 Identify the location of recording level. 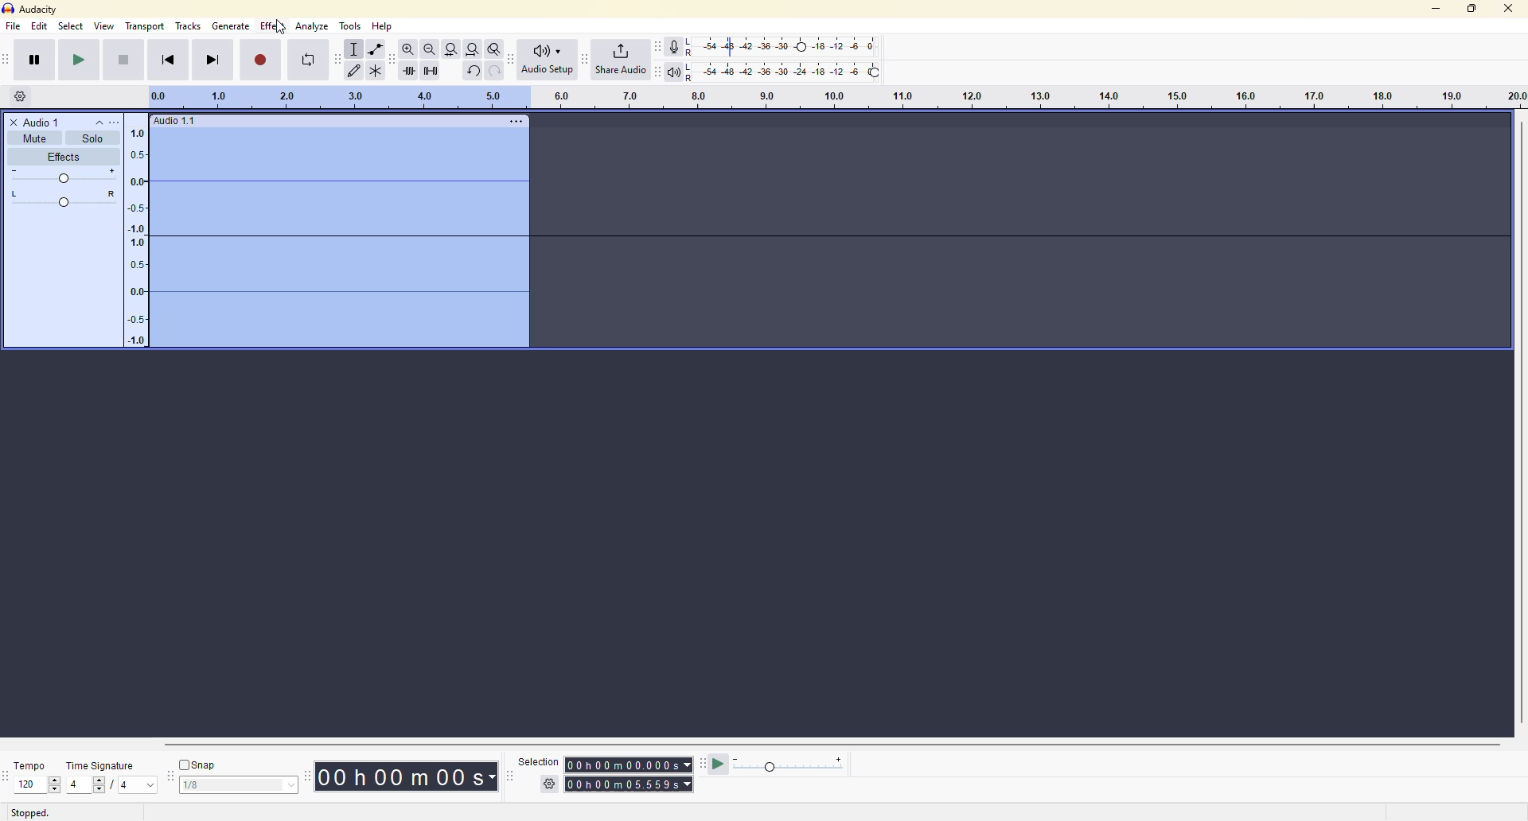
(782, 47).